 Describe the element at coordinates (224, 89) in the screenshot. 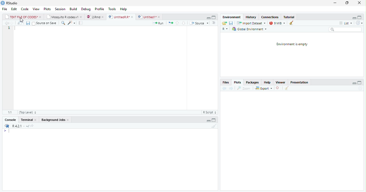

I see `go back` at that location.